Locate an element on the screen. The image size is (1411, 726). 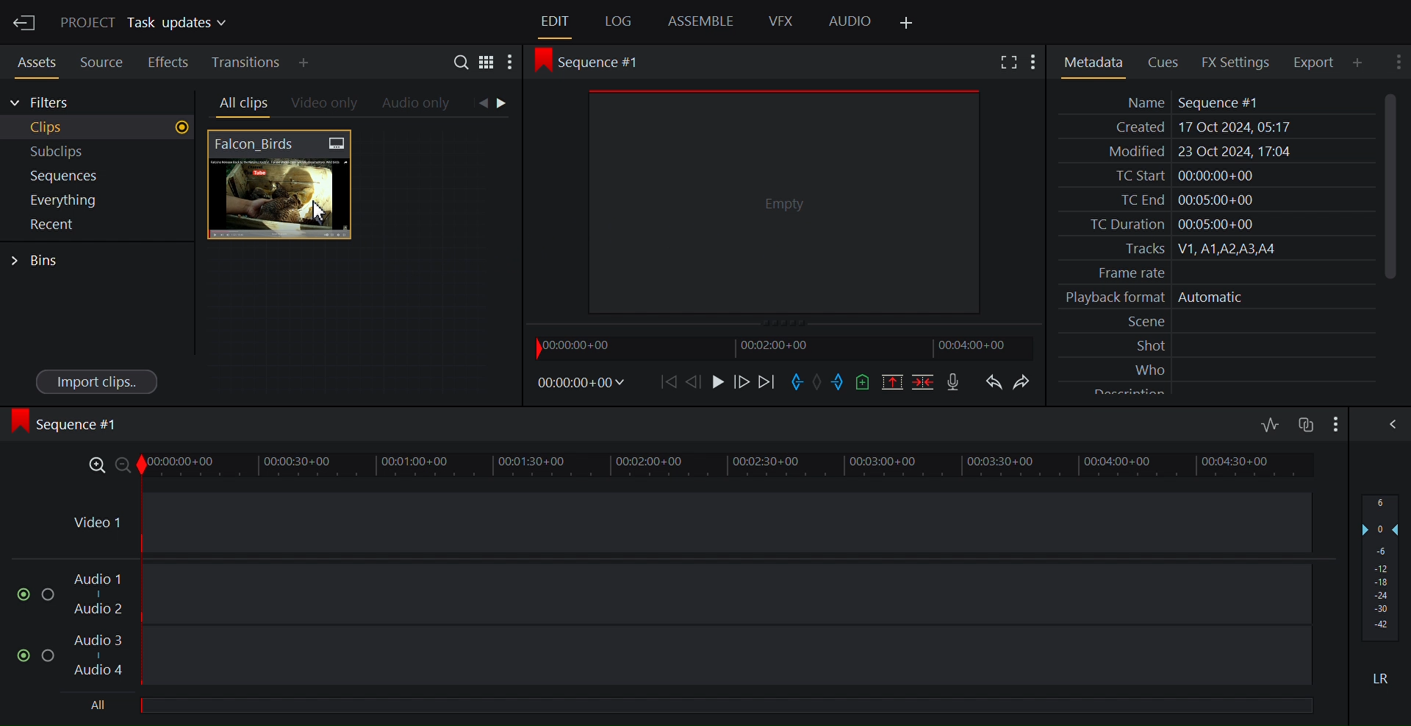
Add Panel is located at coordinates (905, 24).